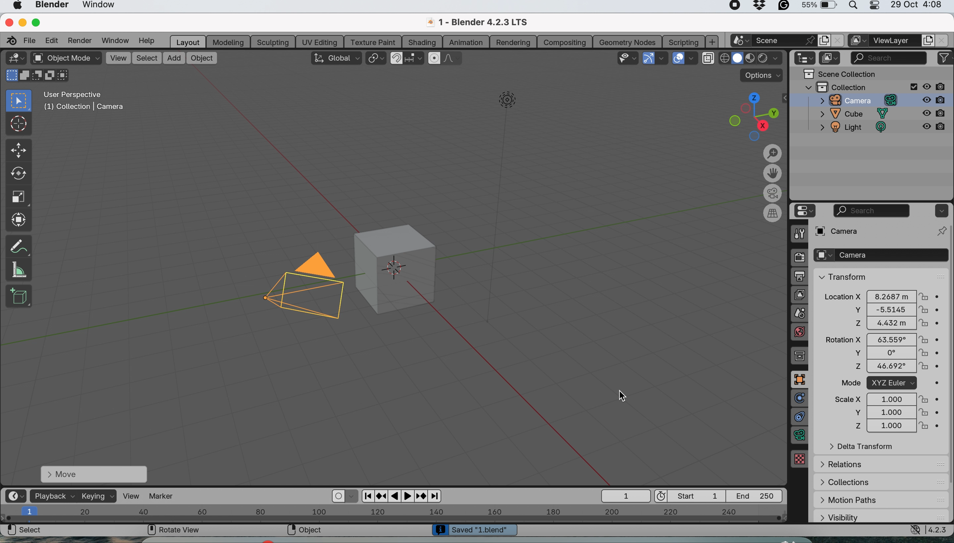  I want to click on z 46.692, so click(881, 368).